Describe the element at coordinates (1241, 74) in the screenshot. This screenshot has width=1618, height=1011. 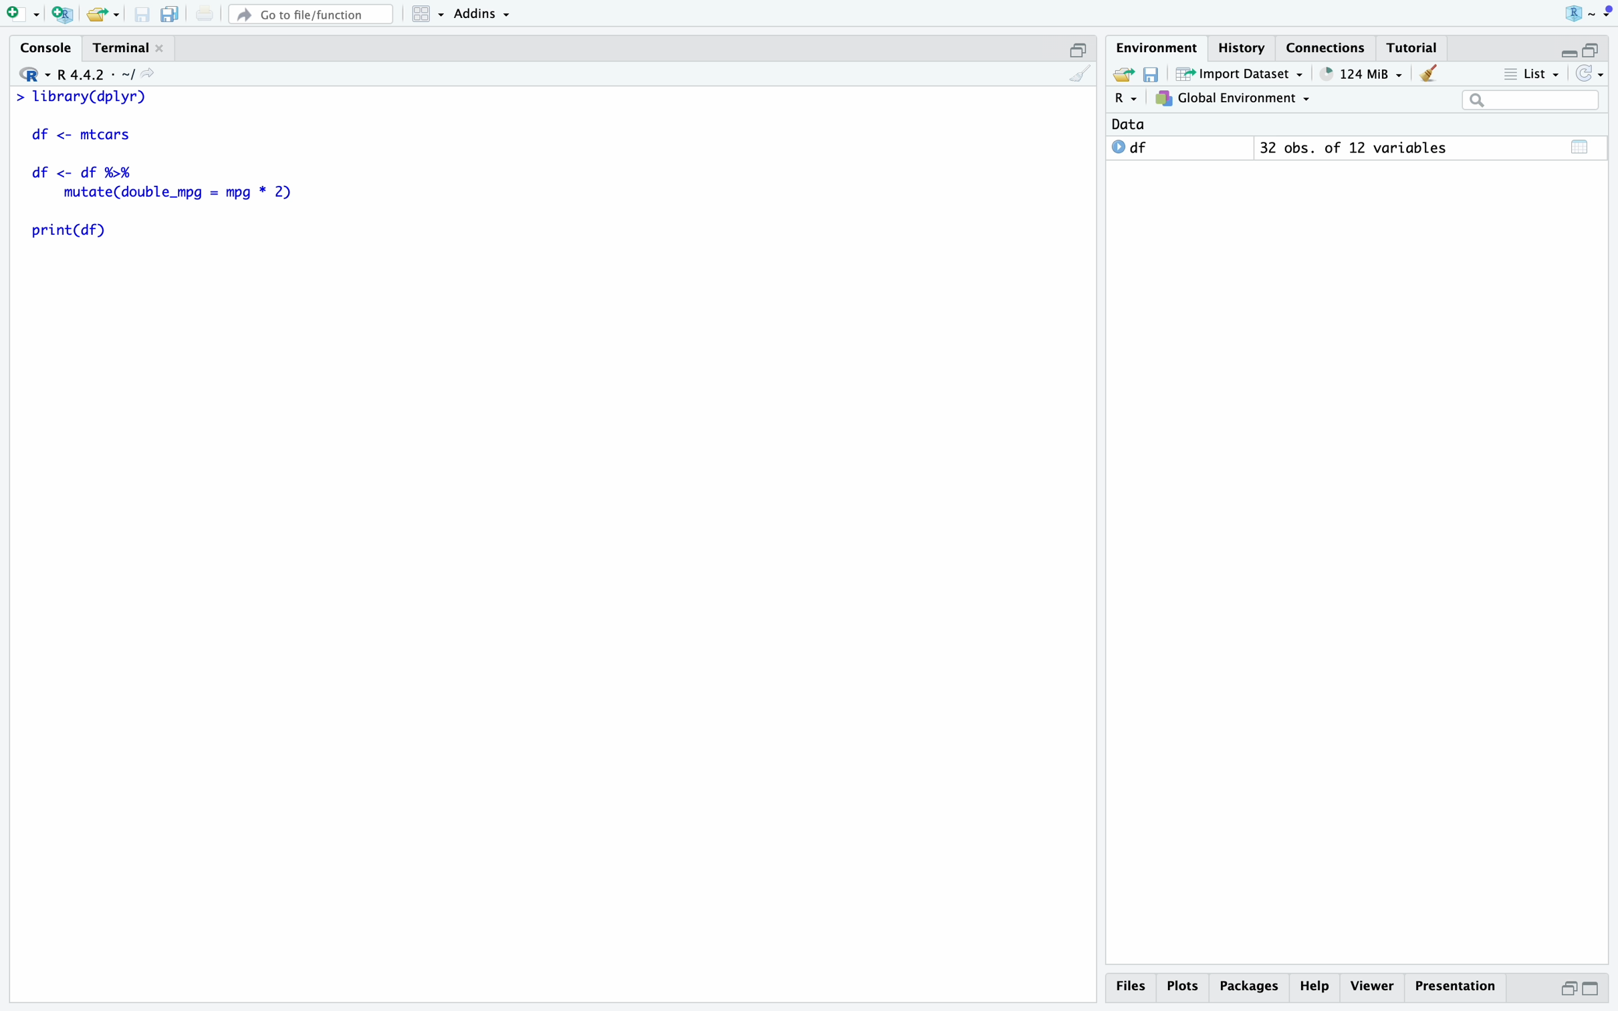
I see `Import datasets` at that location.